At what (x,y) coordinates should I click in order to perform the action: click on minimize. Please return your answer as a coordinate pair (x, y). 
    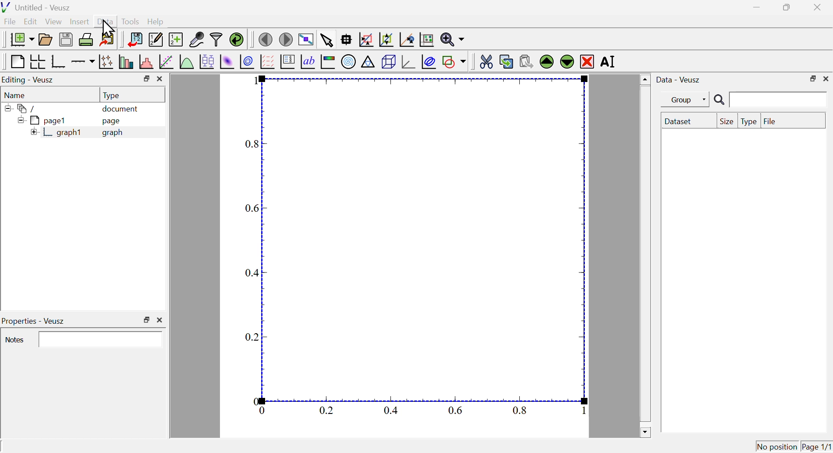
    Looking at the image, I should click on (754, 7).